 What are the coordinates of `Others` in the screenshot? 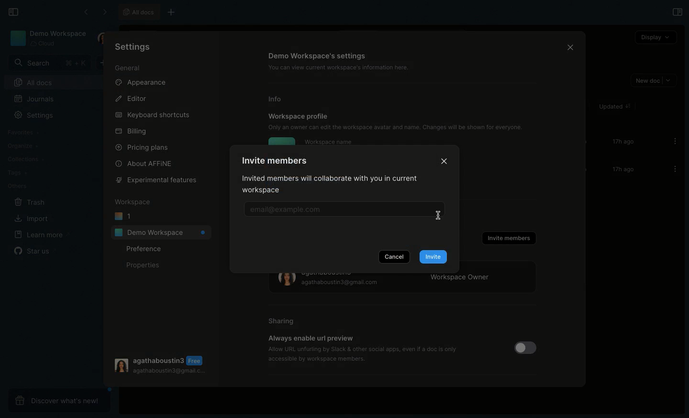 It's located at (16, 186).